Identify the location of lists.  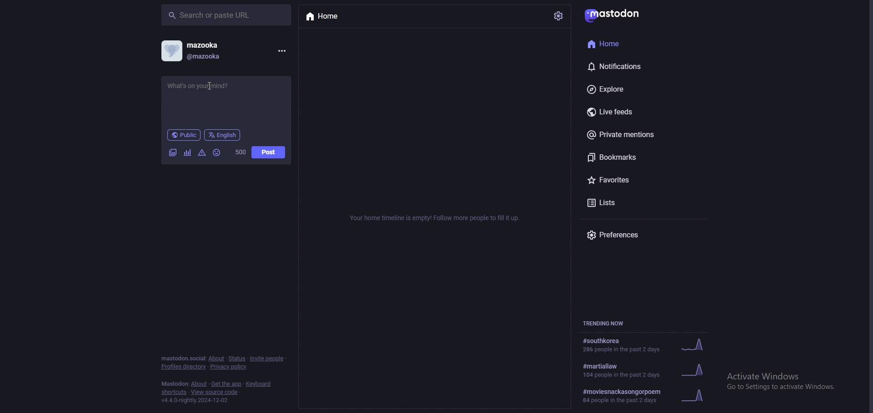
(638, 203).